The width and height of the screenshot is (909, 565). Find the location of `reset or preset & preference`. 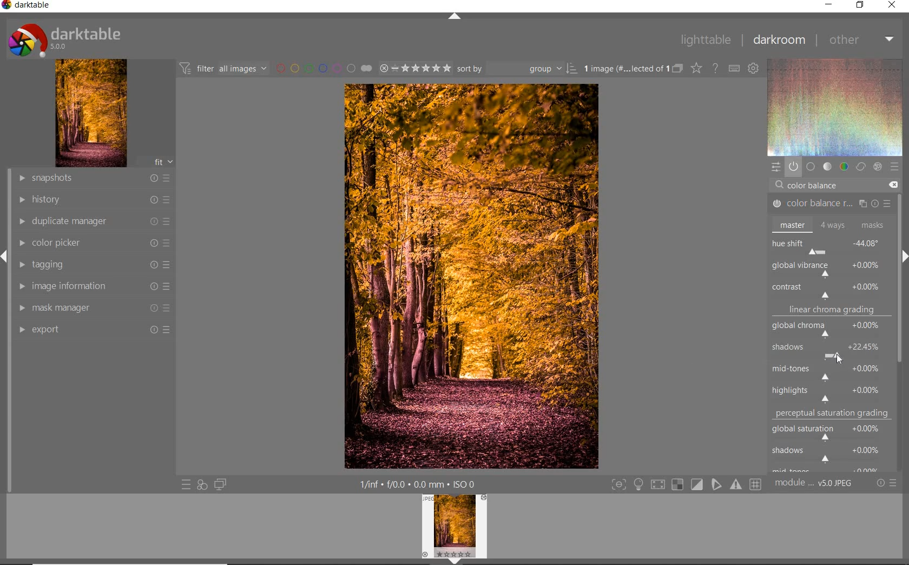

reset or preset & preference is located at coordinates (886, 483).